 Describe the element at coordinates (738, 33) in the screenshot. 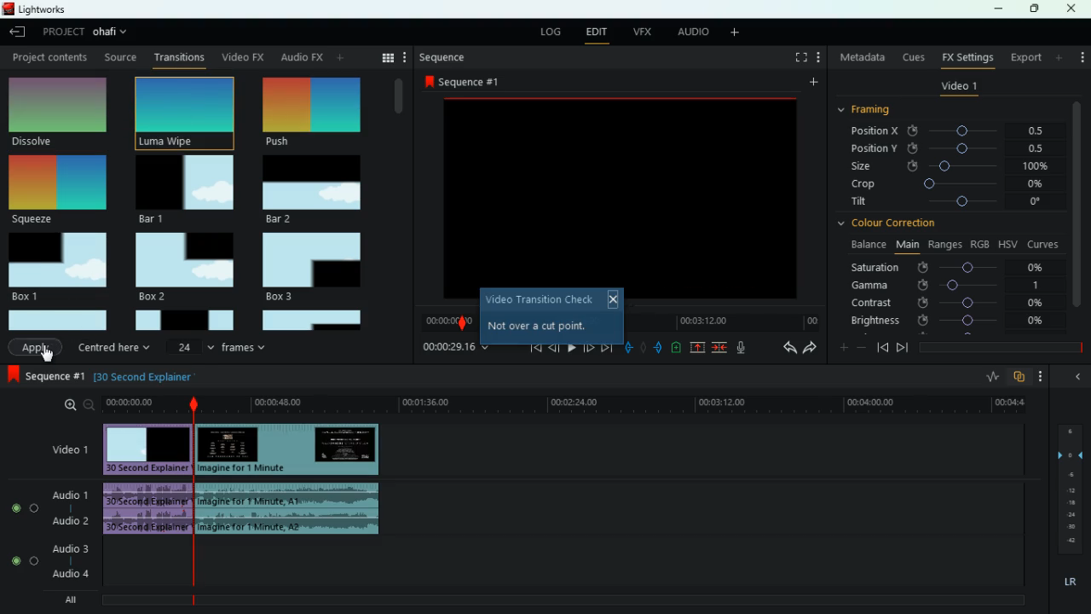

I see `more` at that location.